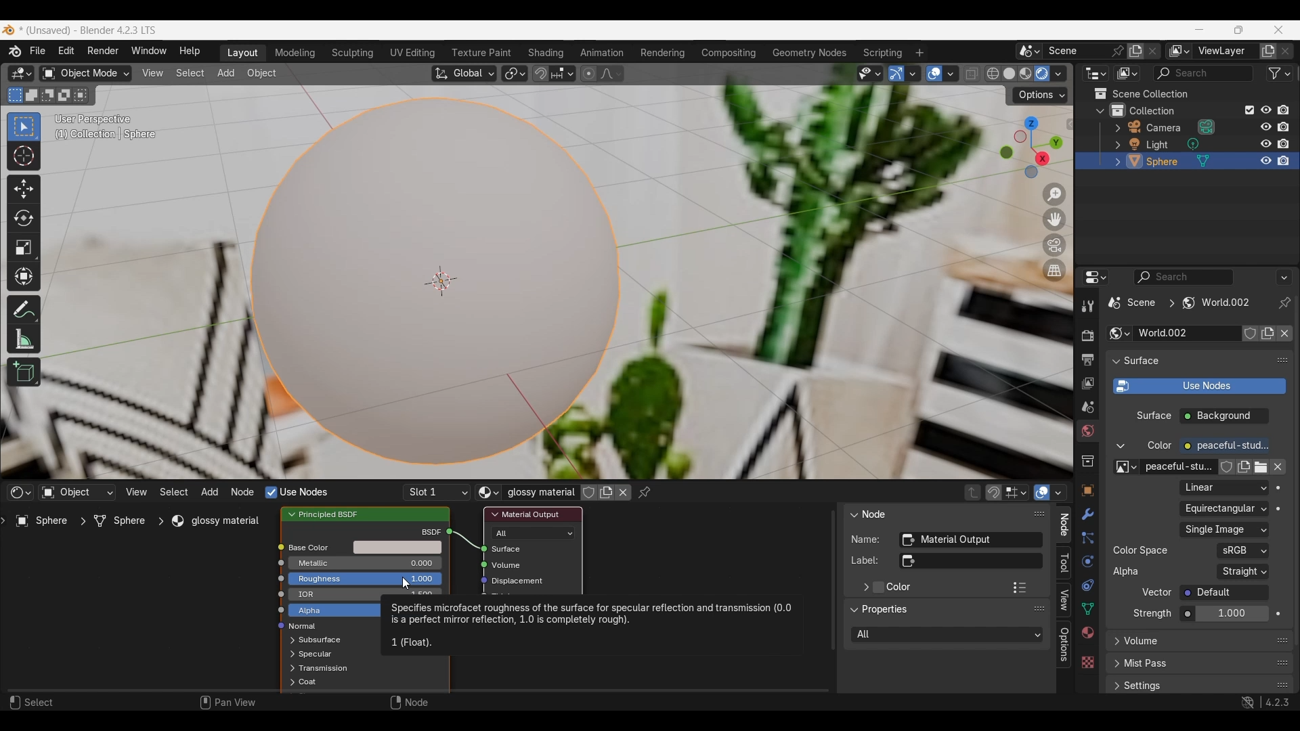  Describe the element at coordinates (303, 627) in the screenshot. I see `normal` at that location.